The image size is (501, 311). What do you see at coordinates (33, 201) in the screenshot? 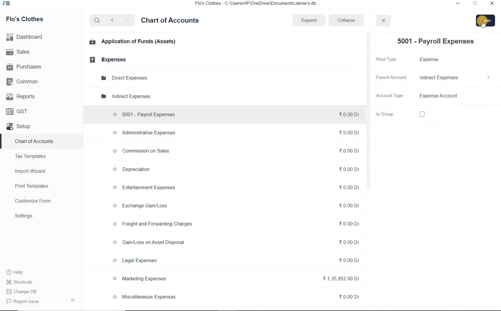
I see `Customize Form` at bounding box center [33, 201].